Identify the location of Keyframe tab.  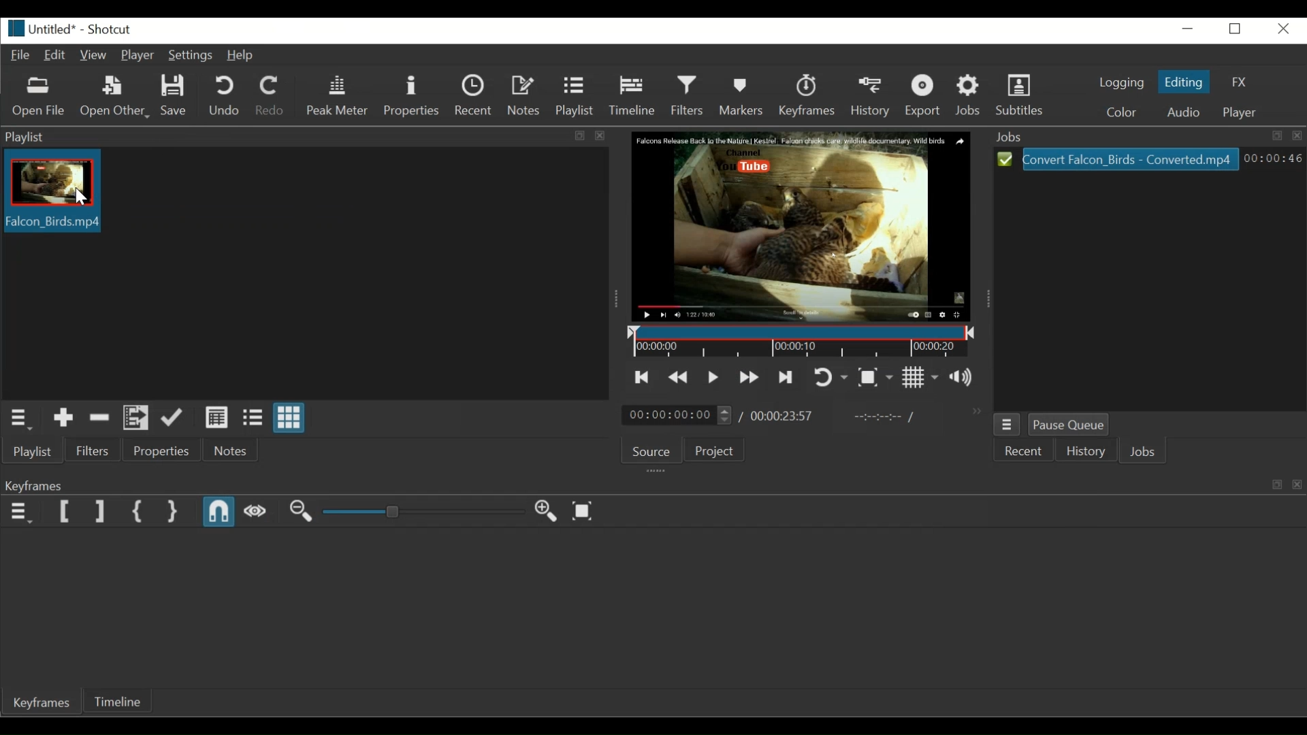
(622, 486).